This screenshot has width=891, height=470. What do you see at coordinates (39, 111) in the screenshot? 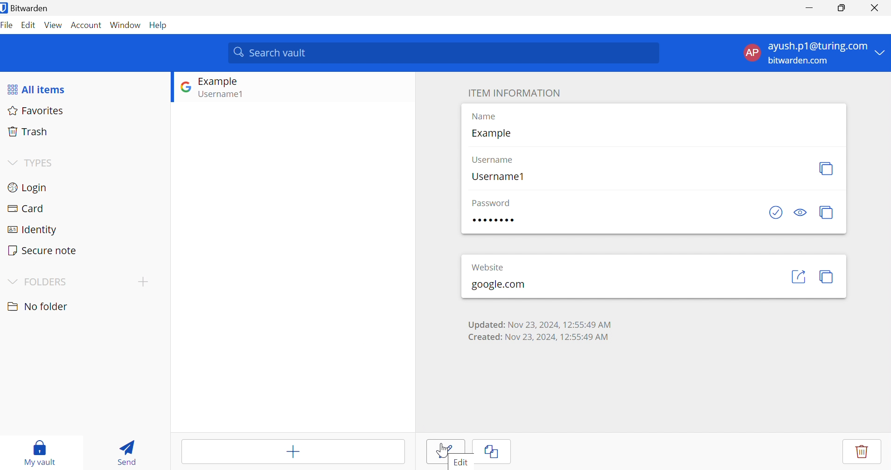
I see `Favorites` at bounding box center [39, 111].